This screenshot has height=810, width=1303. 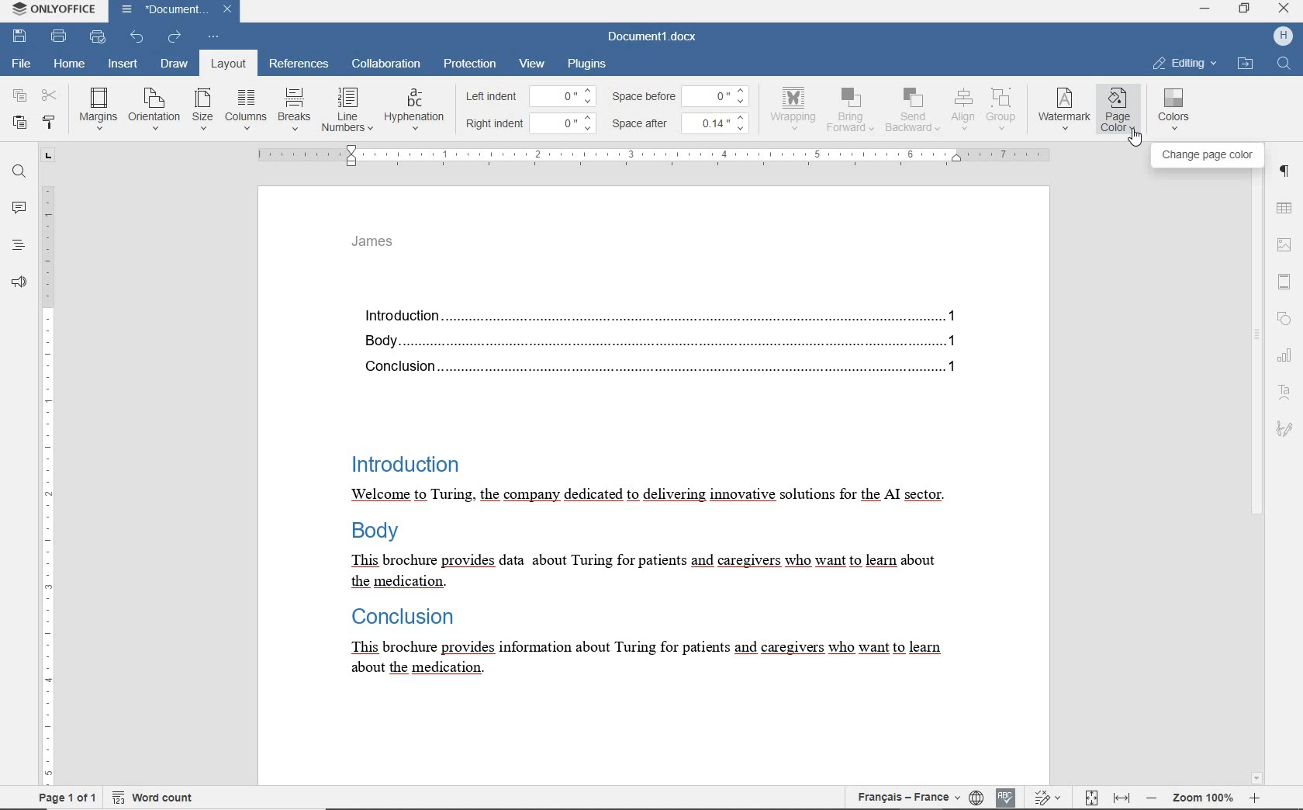 What do you see at coordinates (49, 466) in the screenshot?
I see `ruler` at bounding box center [49, 466].